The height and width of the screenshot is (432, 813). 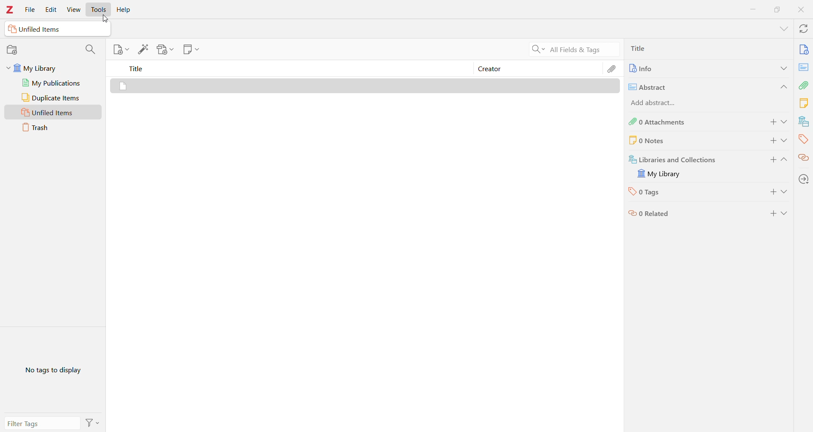 I want to click on Related, so click(x=804, y=157).